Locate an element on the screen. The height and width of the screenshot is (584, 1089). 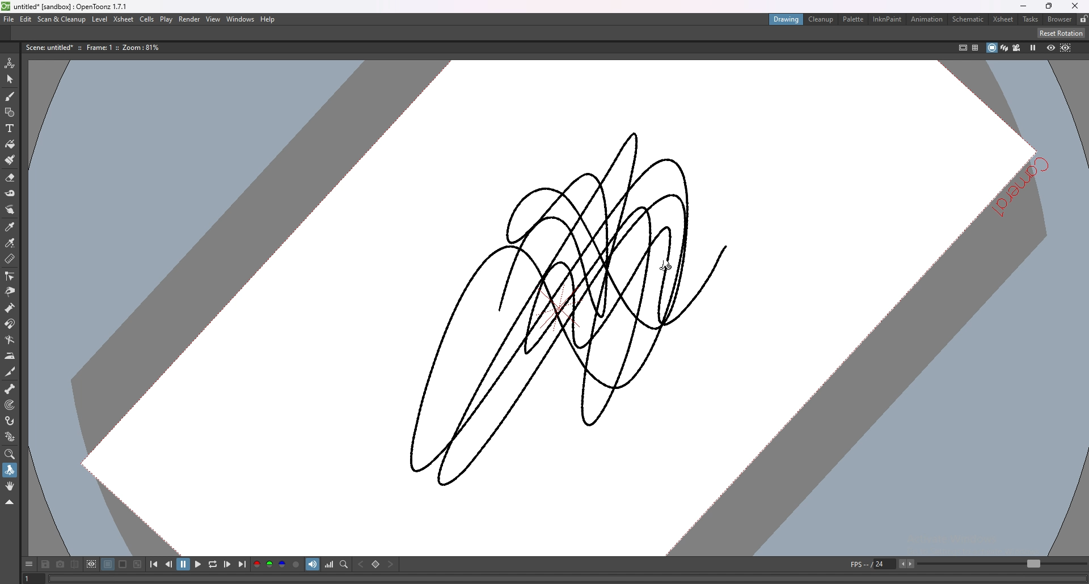
cursor is located at coordinates (667, 267).